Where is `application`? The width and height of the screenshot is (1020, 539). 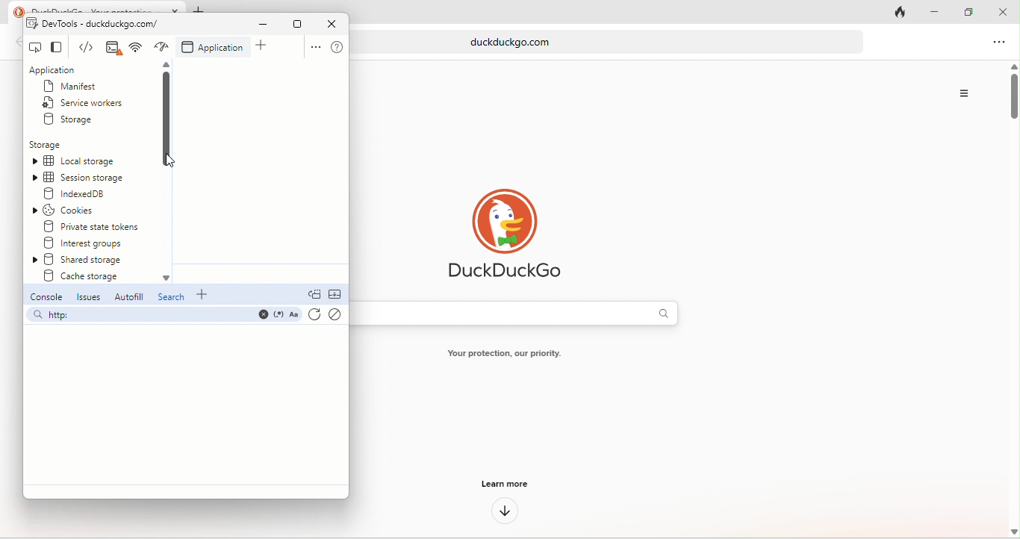
application is located at coordinates (59, 69).